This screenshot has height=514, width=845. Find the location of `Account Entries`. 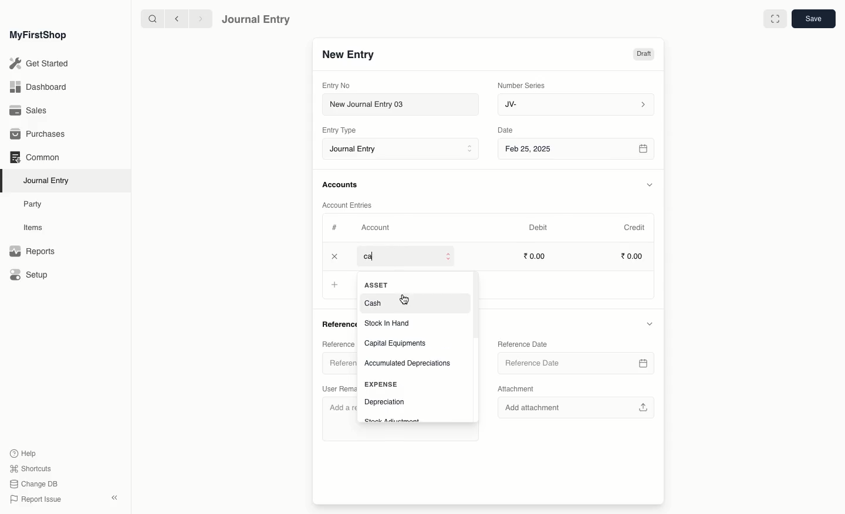

Account Entries is located at coordinates (351, 205).